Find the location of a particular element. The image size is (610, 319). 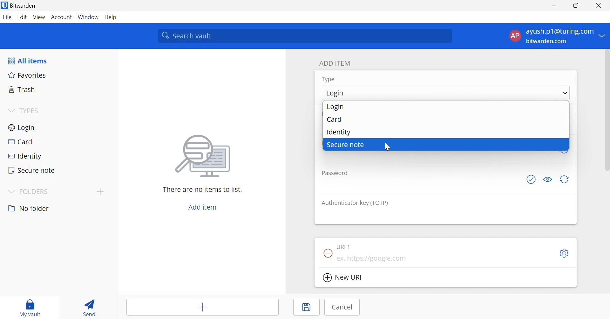

Window is located at coordinates (89, 17).